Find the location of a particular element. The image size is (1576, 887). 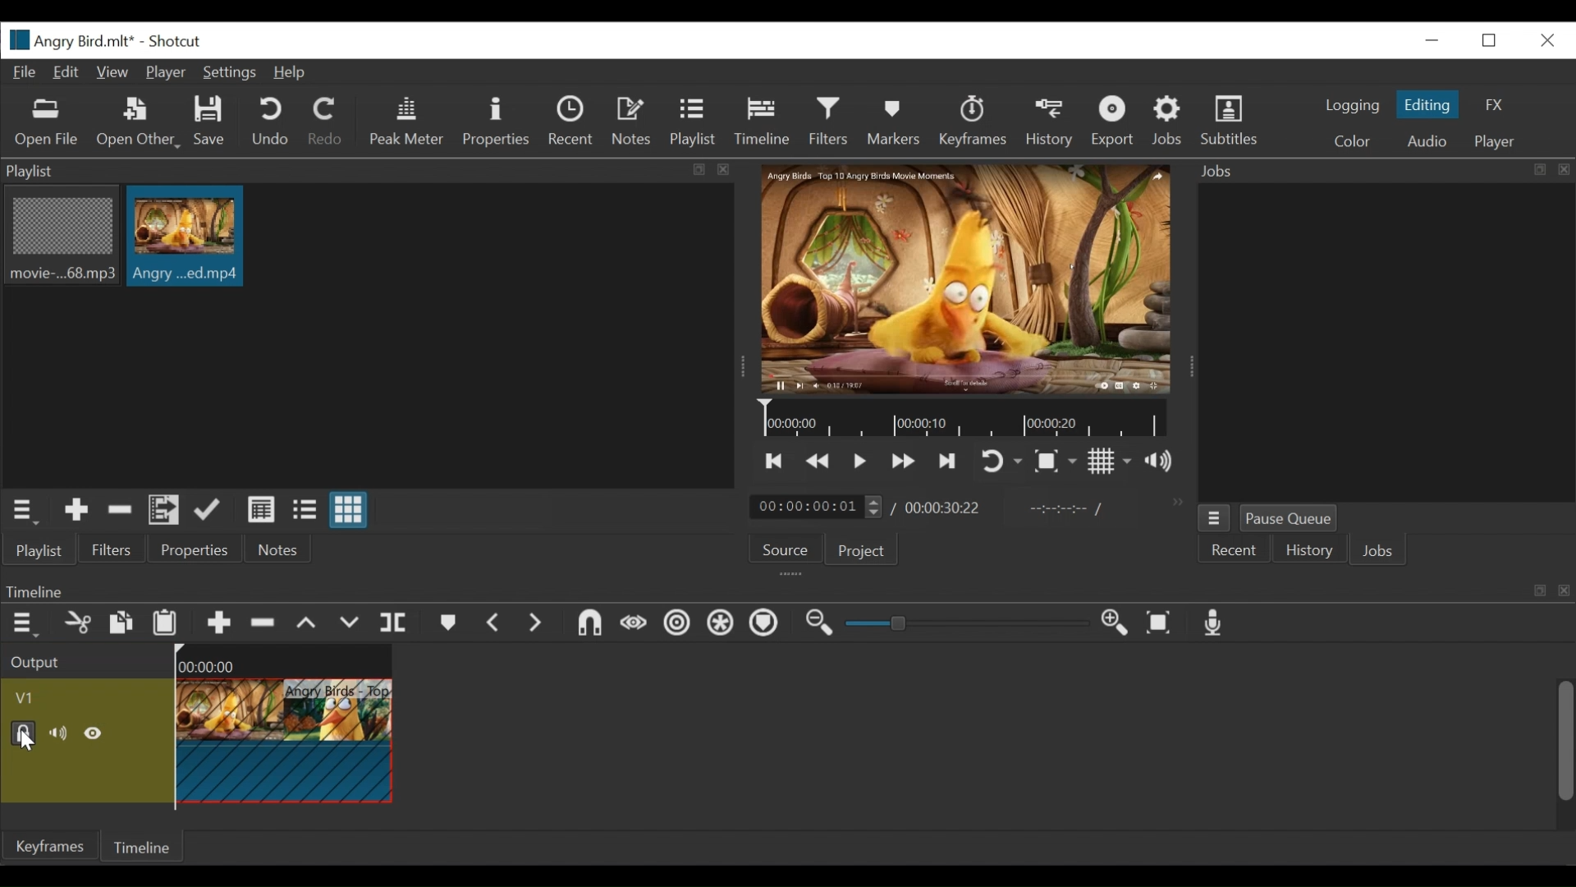

Media Viewer is located at coordinates (961, 280).